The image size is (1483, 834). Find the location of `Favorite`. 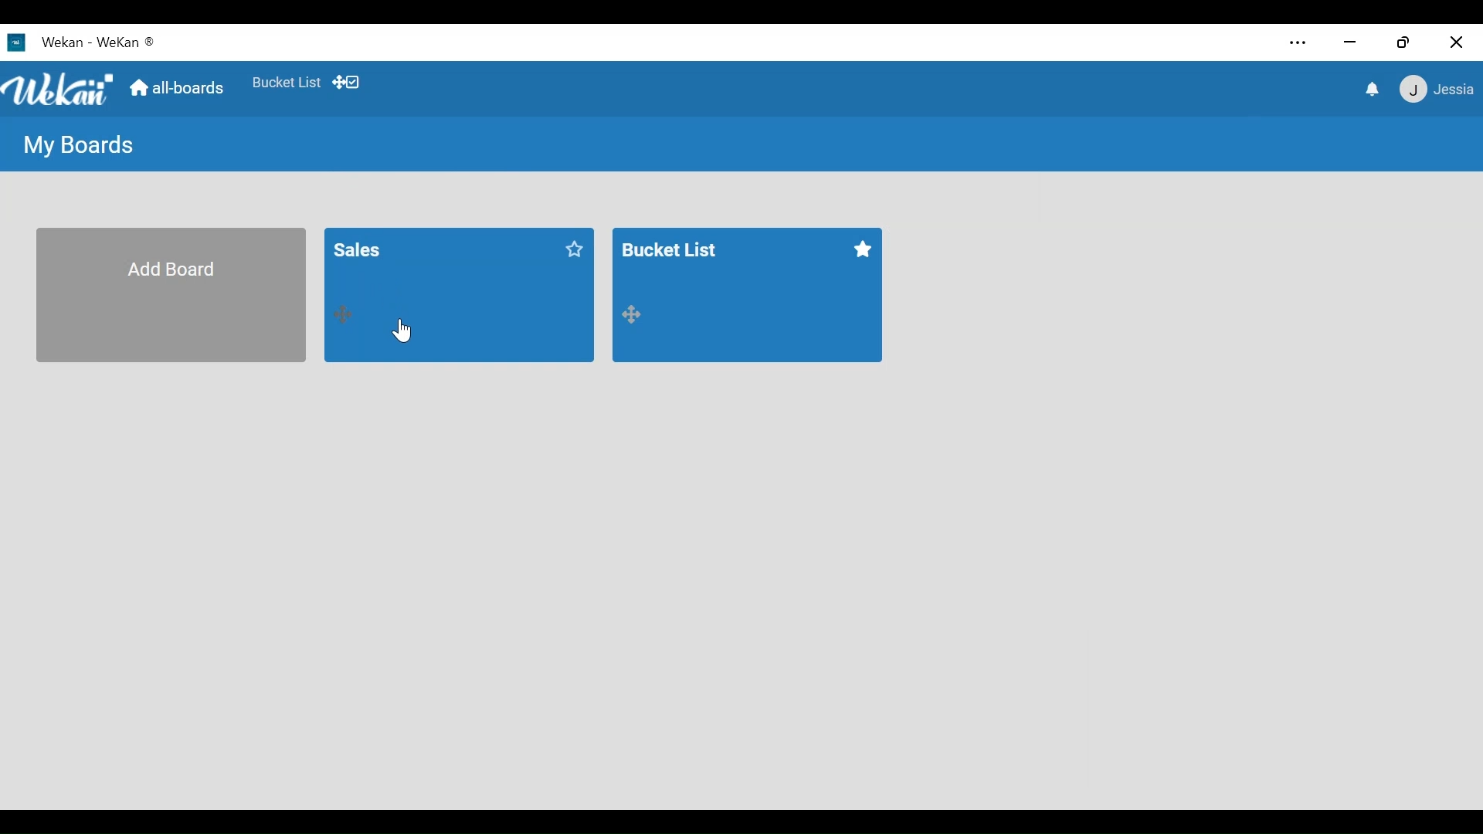

Favorite is located at coordinates (287, 83).